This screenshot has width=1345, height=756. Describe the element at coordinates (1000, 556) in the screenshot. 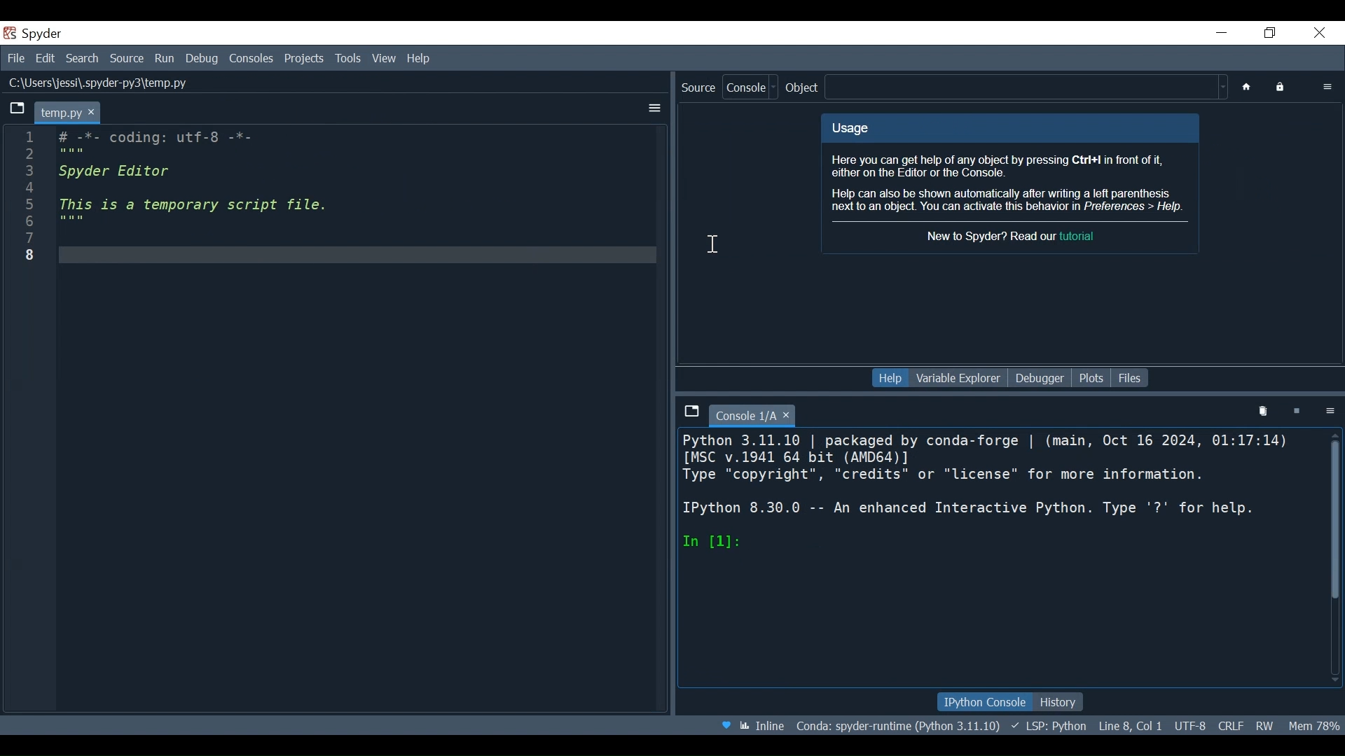

I see `Python 3.11.10 | packaged by conda-forge | (main, Oct 16 2024, 01:17:14) [MSC v.1941 64 bit (AMD64)] Type "copyright", "credits" or "license" for more information.  IPython 8.30.0 -- An enhanced Interactive Python. Type '?' for help.` at that location.